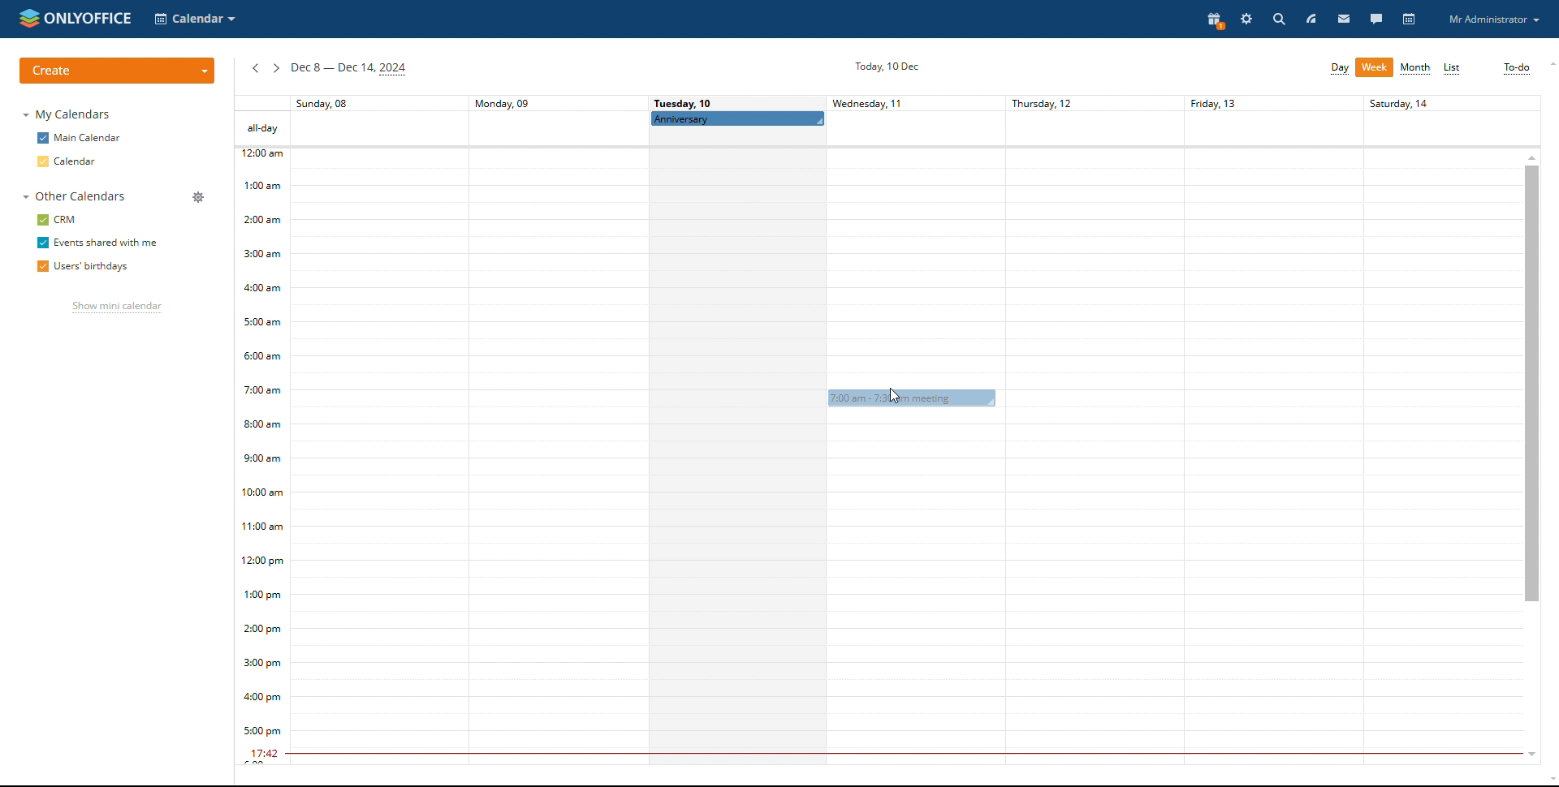  I want to click on logo, so click(76, 18).